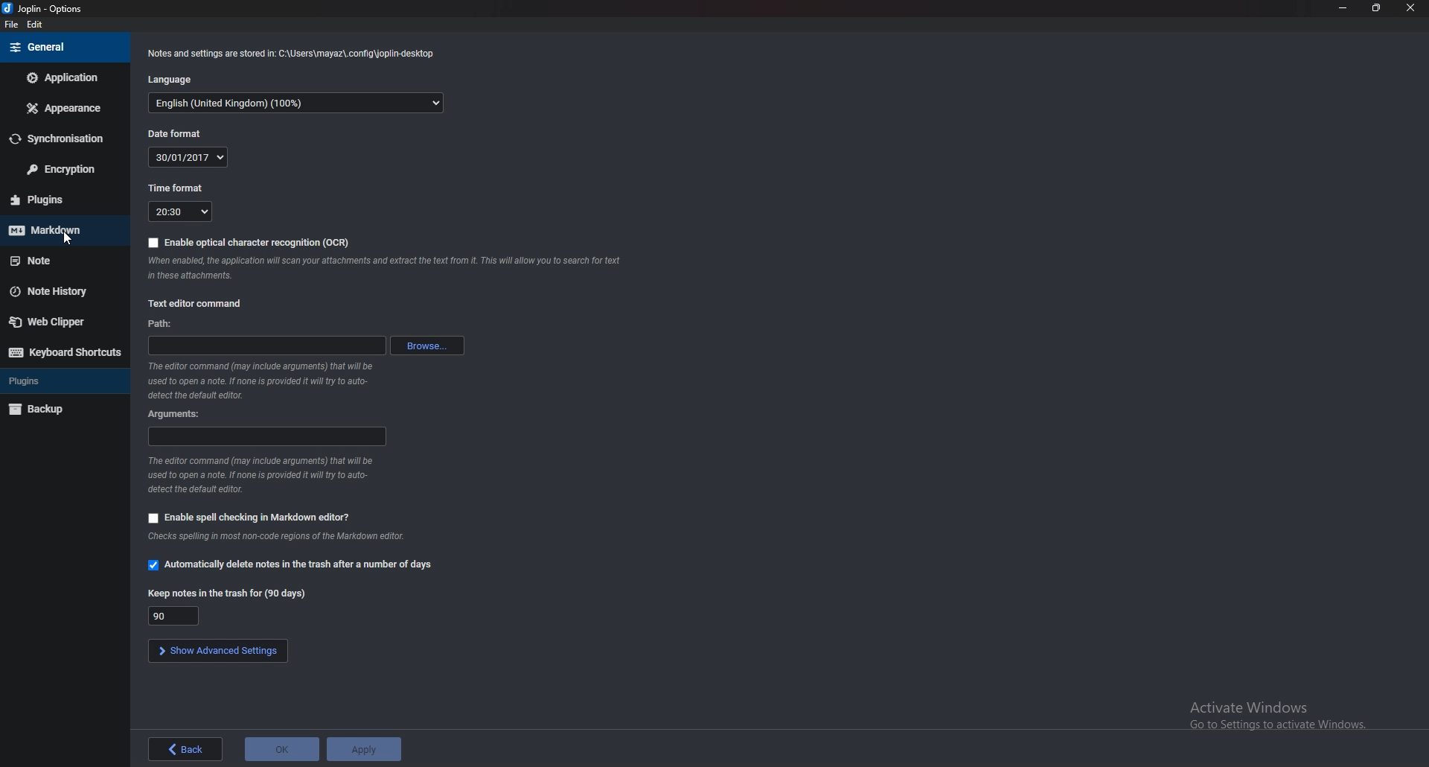  I want to click on Arguments, so click(268, 436).